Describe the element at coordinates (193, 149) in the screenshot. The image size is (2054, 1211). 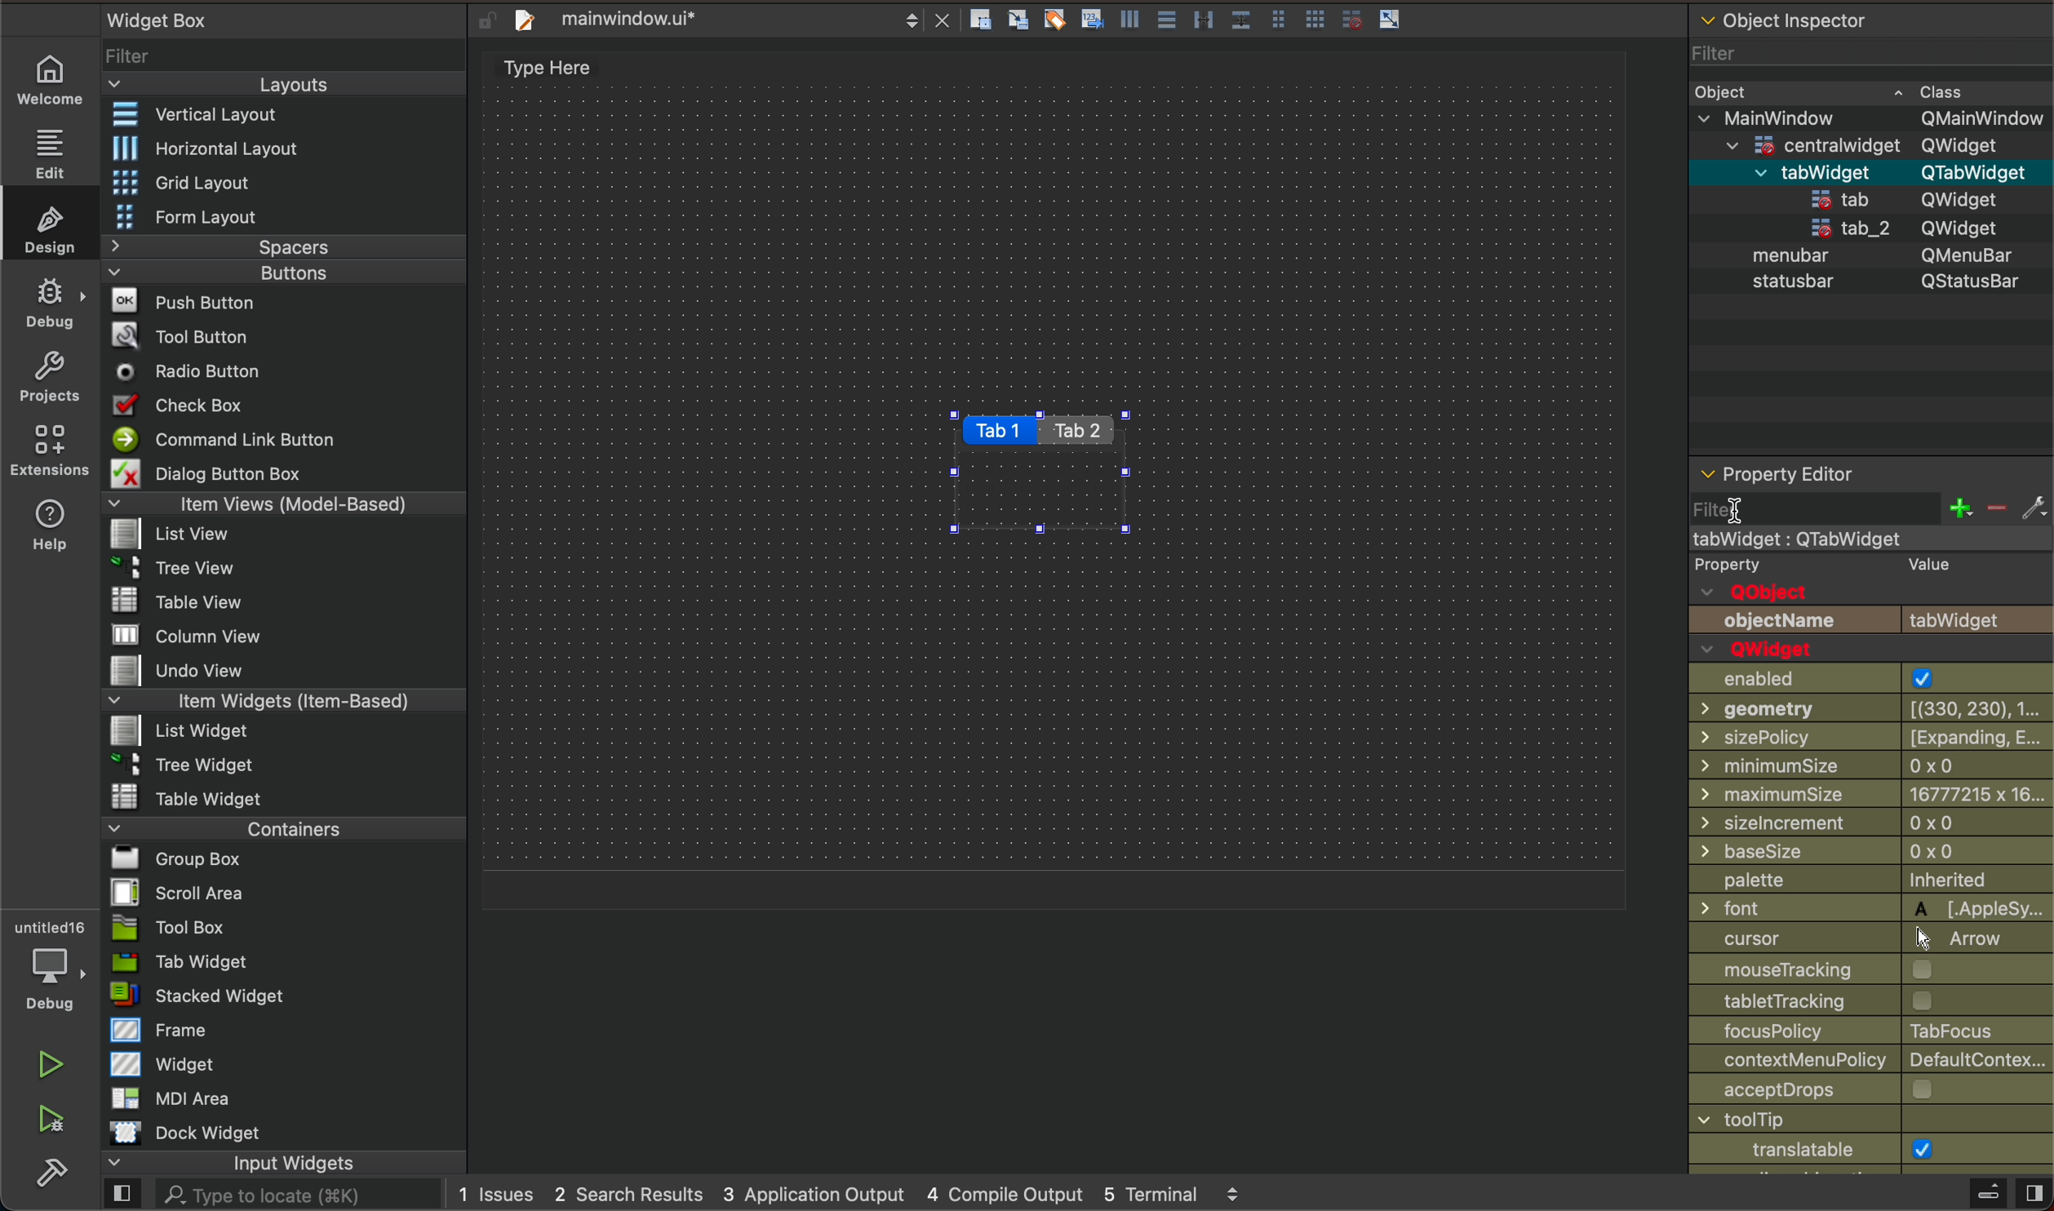
I see `Horizontal Layout` at that location.